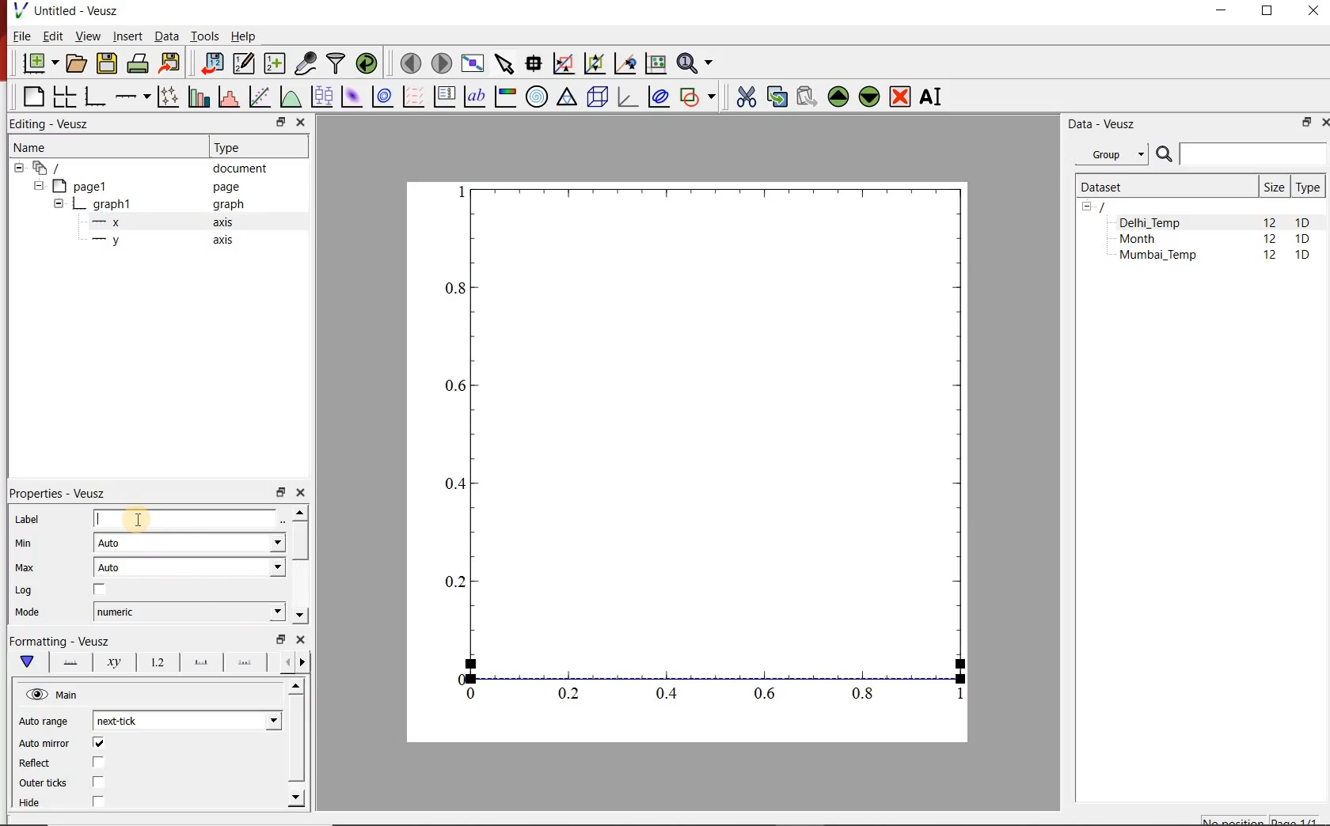 This screenshot has width=1330, height=826. Describe the element at coordinates (187, 721) in the screenshot. I see `next-tick` at that location.